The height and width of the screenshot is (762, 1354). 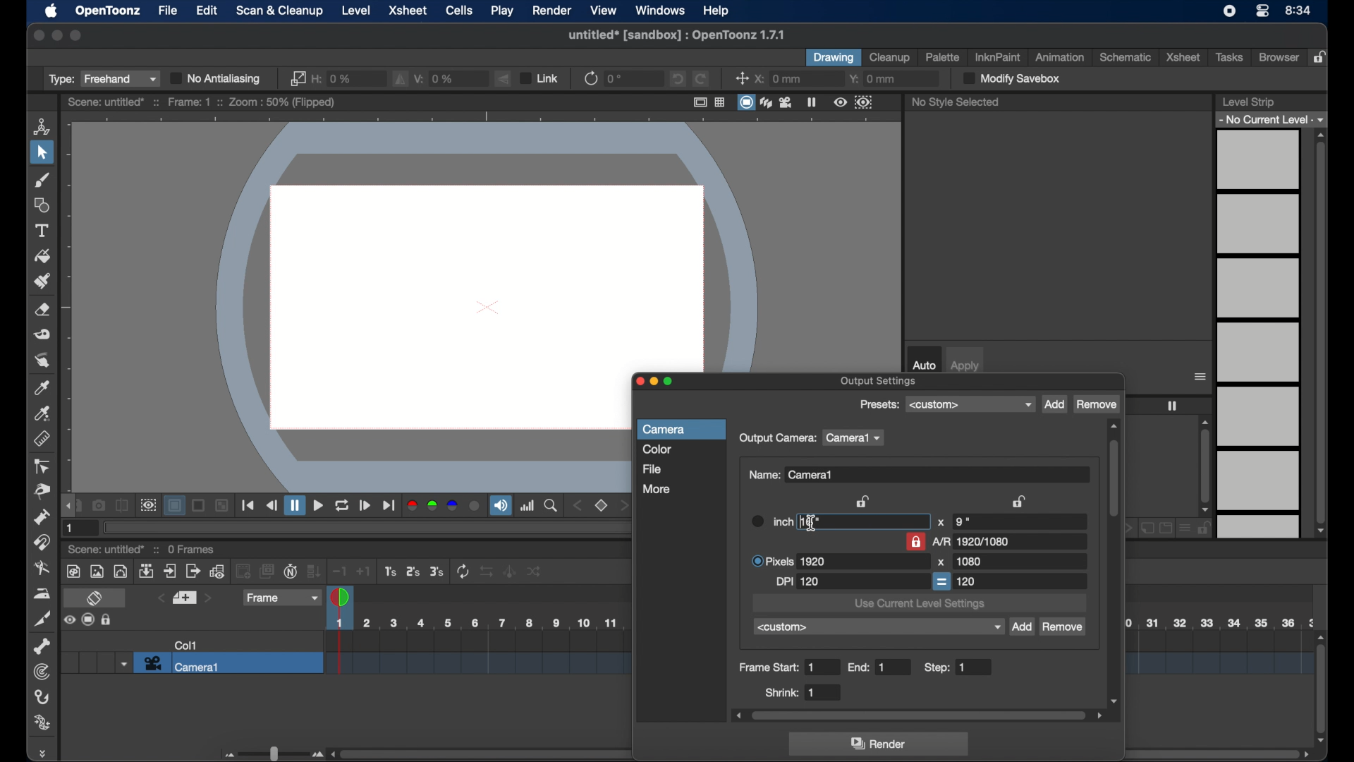 I want to click on freeze, so click(x=1172, y=406).